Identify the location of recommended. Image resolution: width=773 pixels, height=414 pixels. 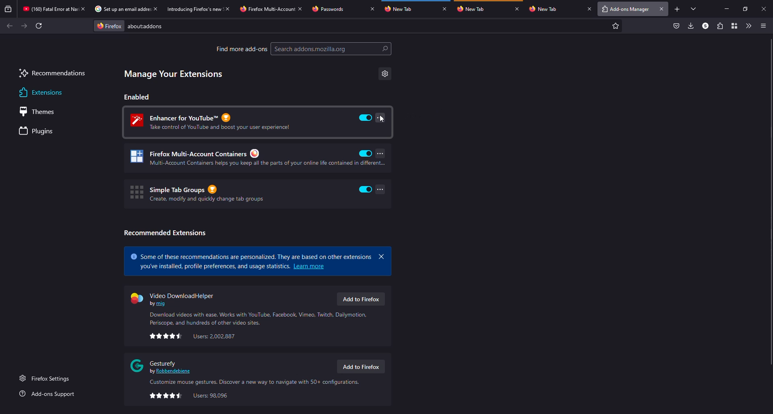
(165, 233).